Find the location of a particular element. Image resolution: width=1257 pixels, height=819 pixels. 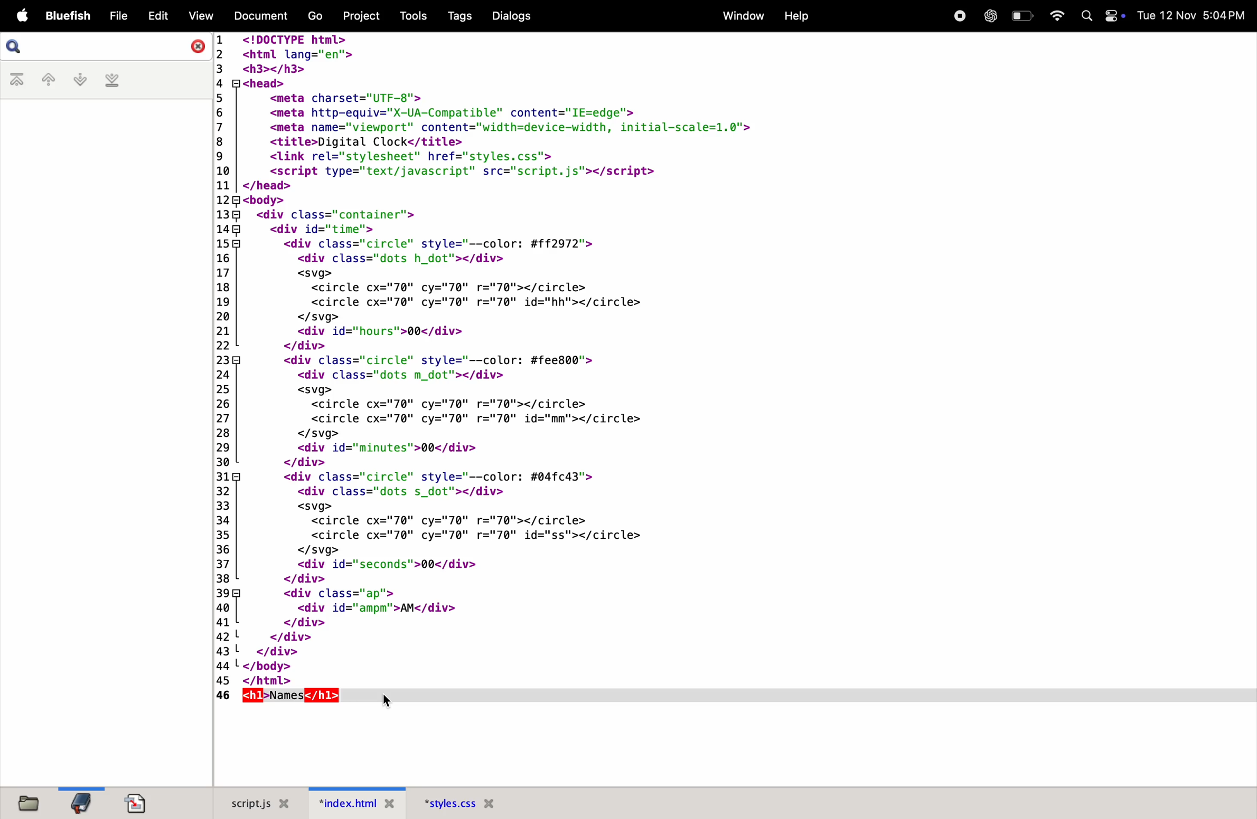

tue 12 nov 5.04 Pm is located at coordinates (1194, 15).